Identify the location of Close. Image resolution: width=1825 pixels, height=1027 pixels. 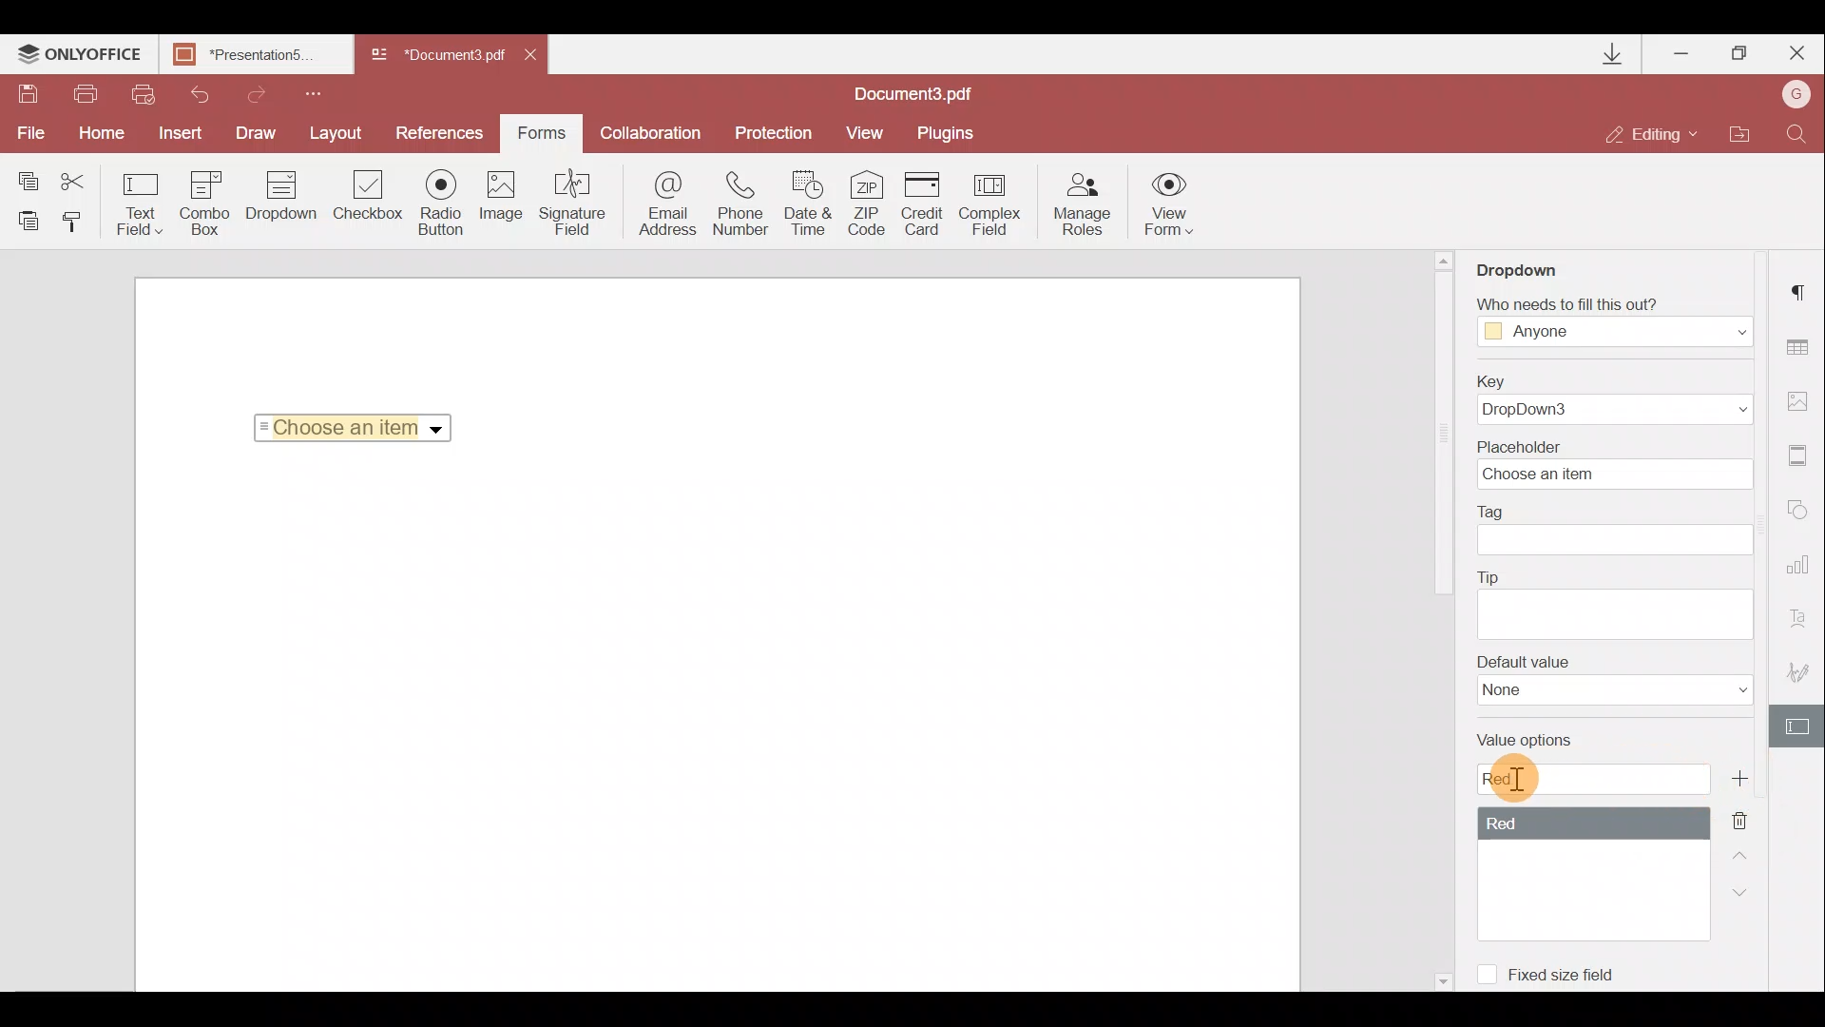
(541, 59).